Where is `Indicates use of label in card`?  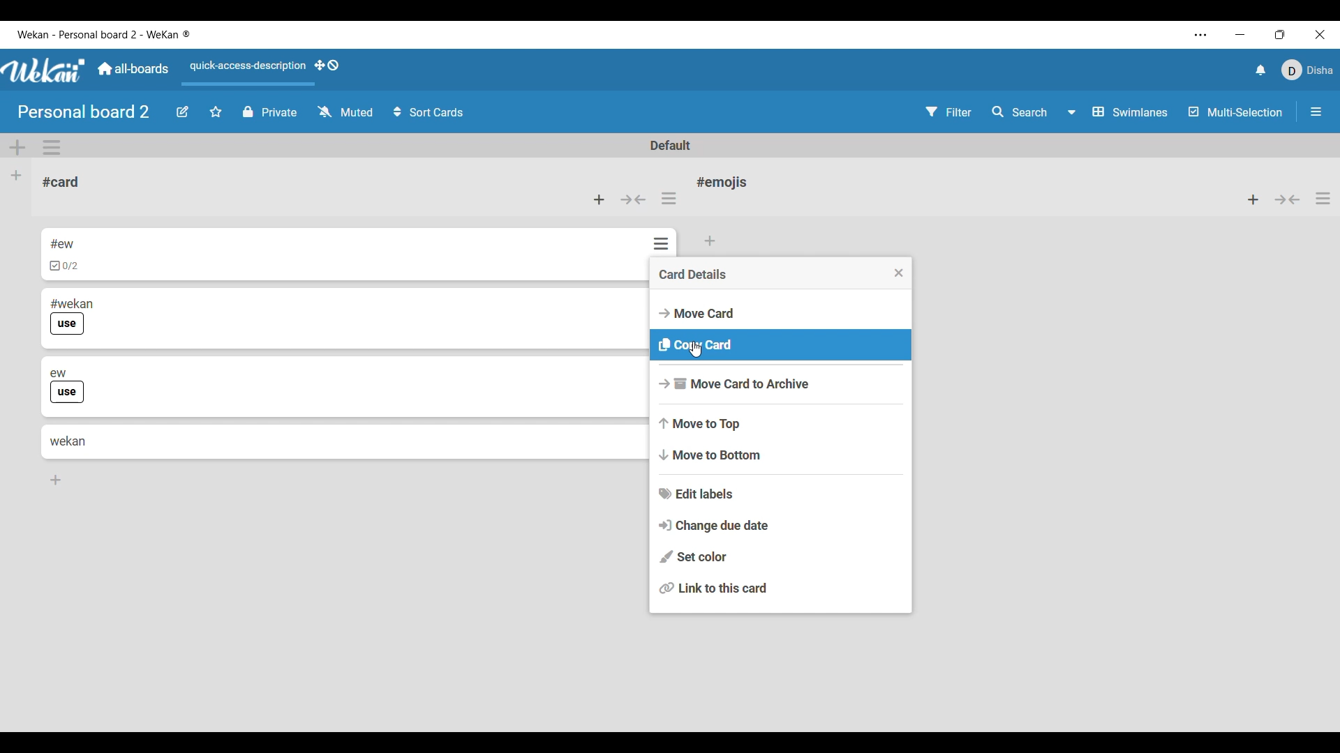 Indicates use of label in card is located at coordinates (68, 325).